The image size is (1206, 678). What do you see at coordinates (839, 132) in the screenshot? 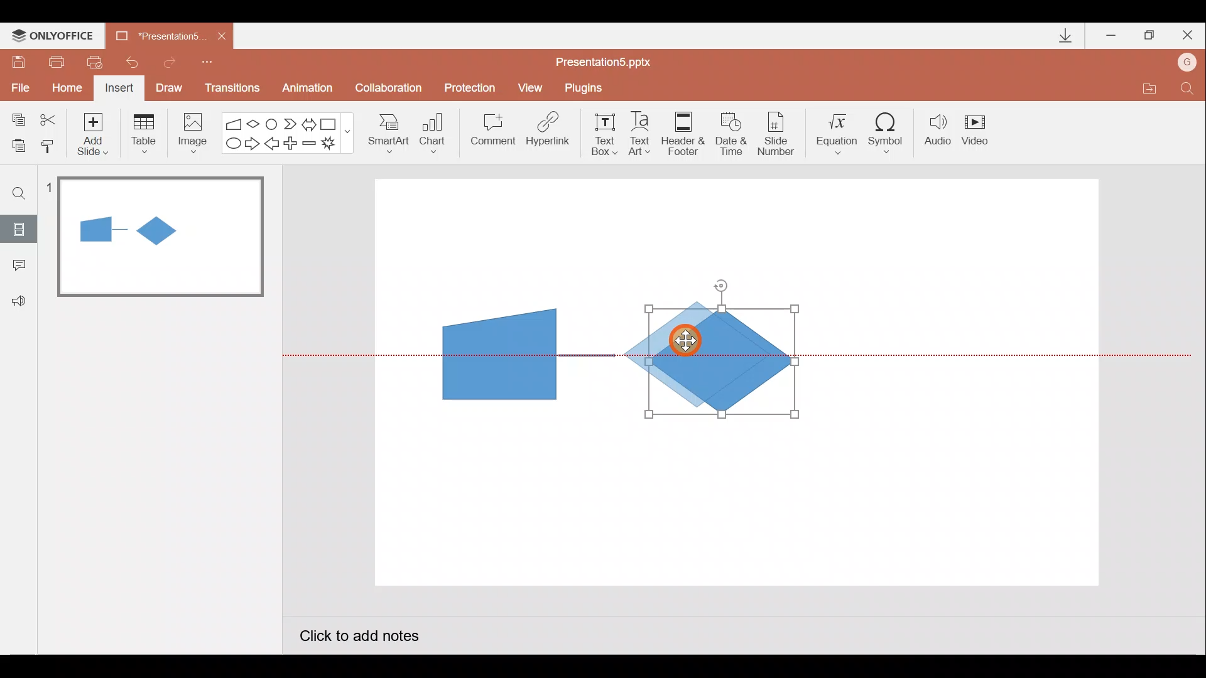
I see `Equation` at bounding box center [839, 132].